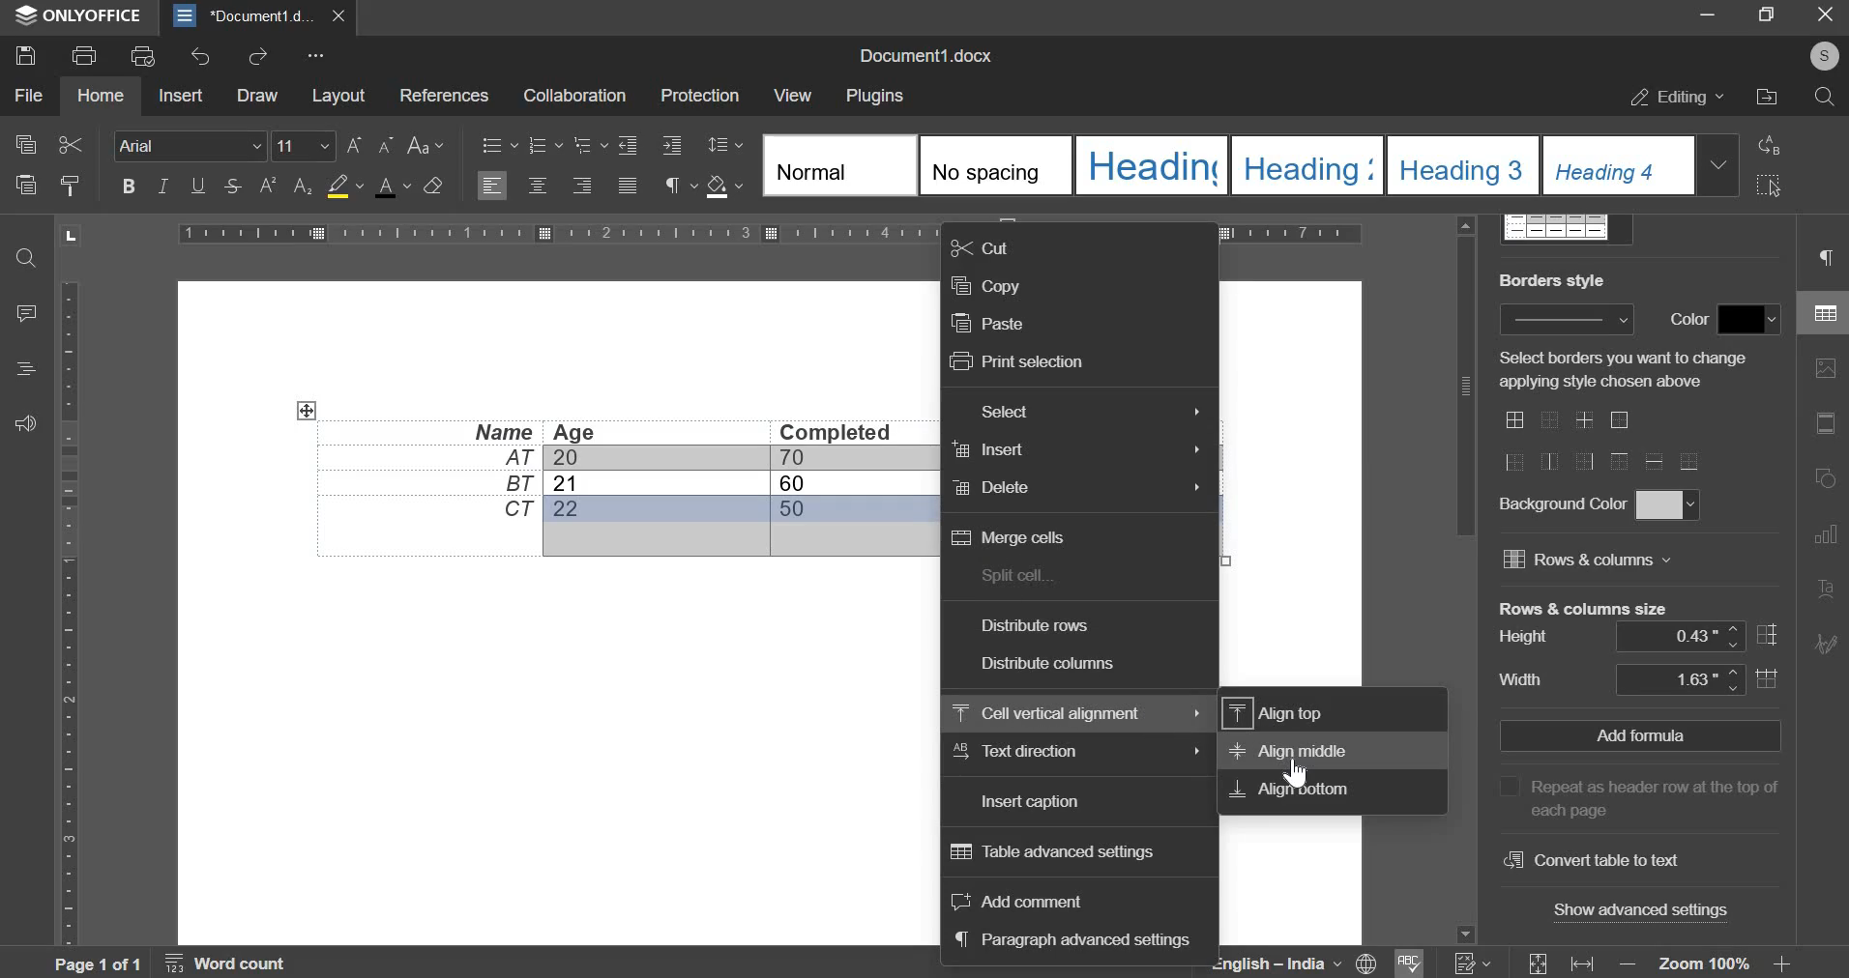 The image size is (1849, 978). I want to click on maximize, so click(1765, 14).